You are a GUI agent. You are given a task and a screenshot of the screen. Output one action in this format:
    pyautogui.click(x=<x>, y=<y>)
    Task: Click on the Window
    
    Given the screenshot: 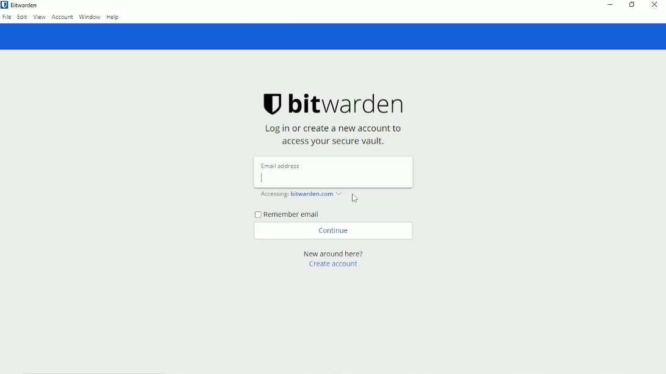 What is the action you would take?
    pyautogui.click(x=88, y=16)
    